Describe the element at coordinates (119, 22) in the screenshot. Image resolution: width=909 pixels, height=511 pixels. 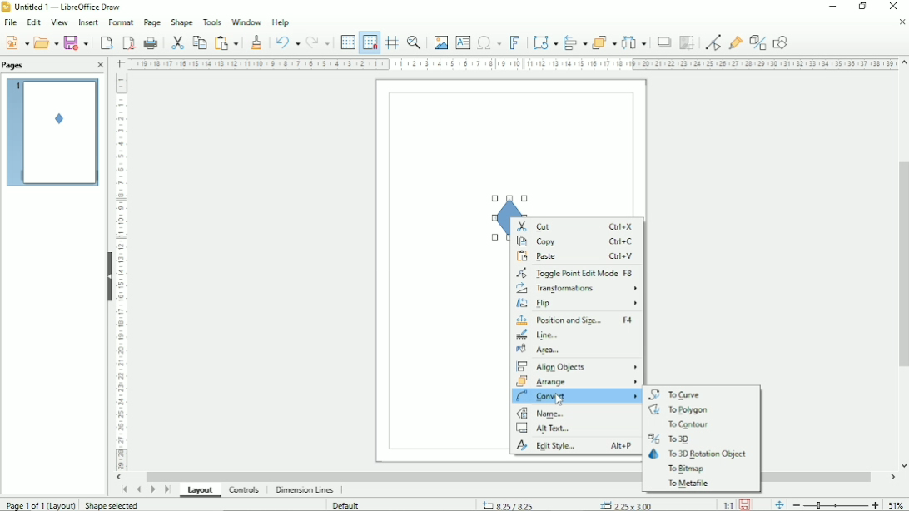
I see `Format` at that location.